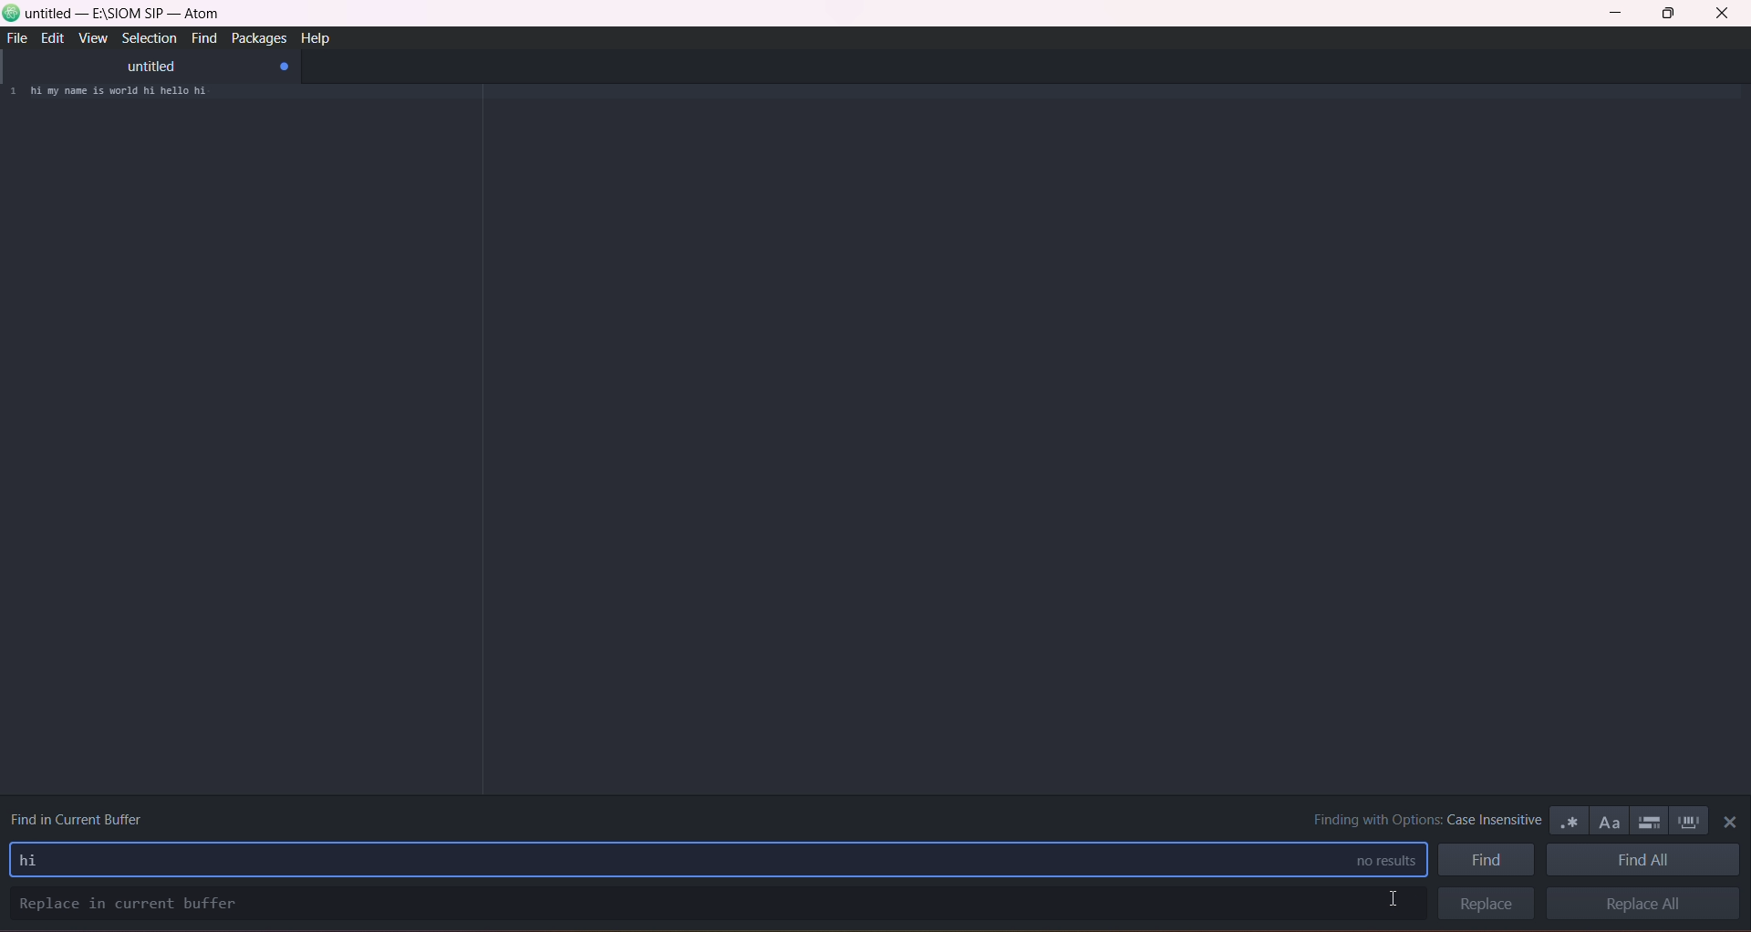 The image size is (1751, 932). What do you see at coordinates (1669, 15) in the screenshot?
I see `maximize` at bounding box center [1669, 15].